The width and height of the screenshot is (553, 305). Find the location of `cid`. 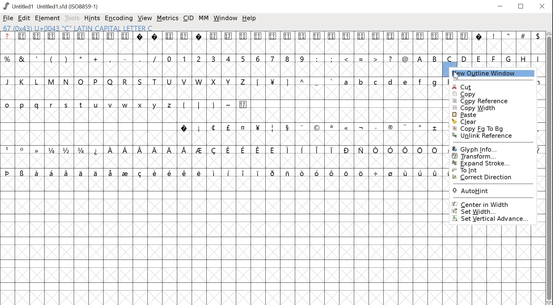

cid is located at coordinates (188, 17).